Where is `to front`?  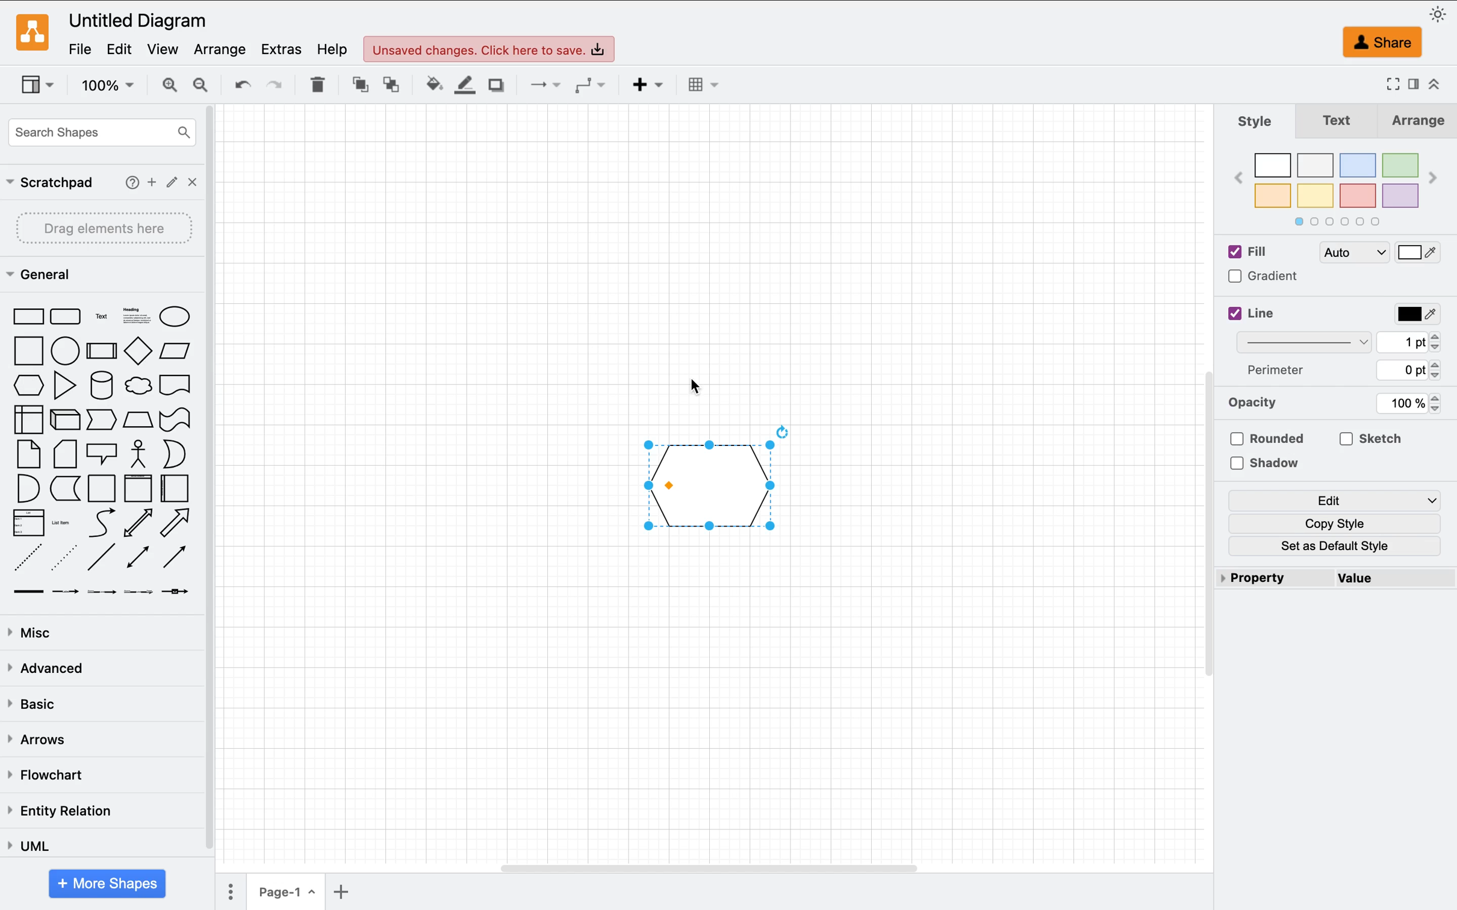
to front is located at coordinates (355, 86).